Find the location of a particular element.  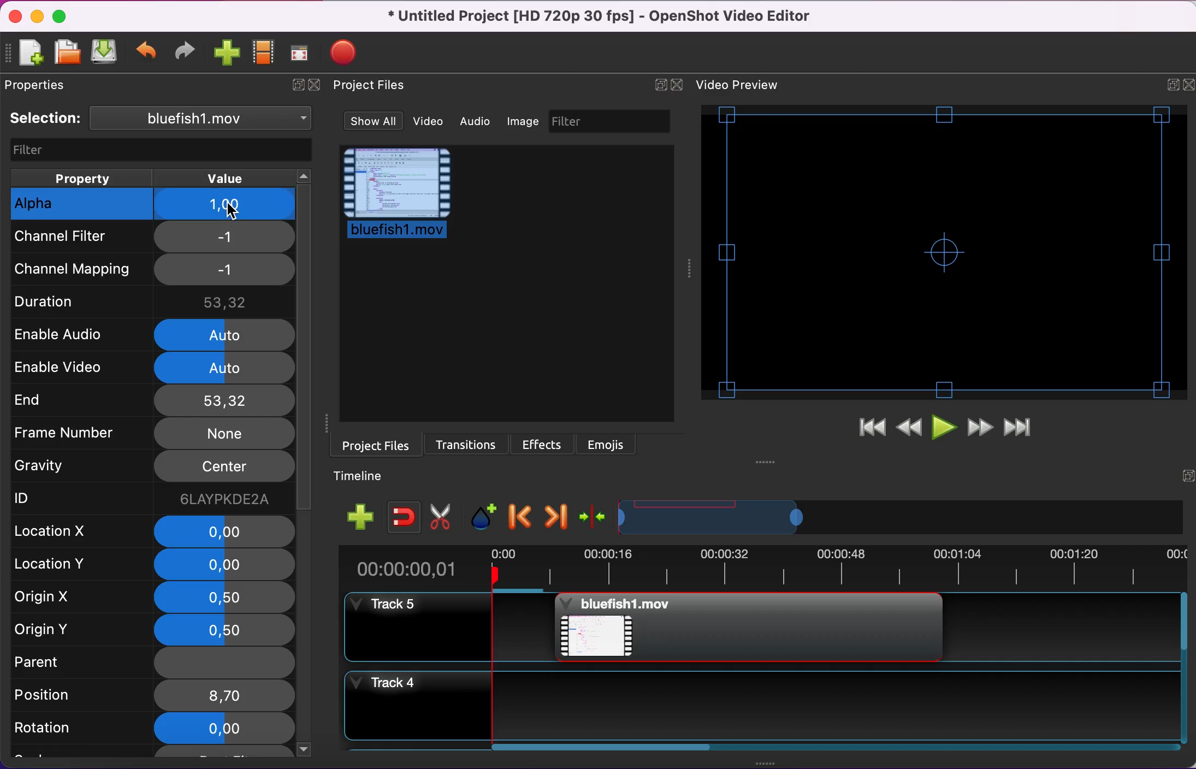

channel mapping is located at coordinates (81, 269).